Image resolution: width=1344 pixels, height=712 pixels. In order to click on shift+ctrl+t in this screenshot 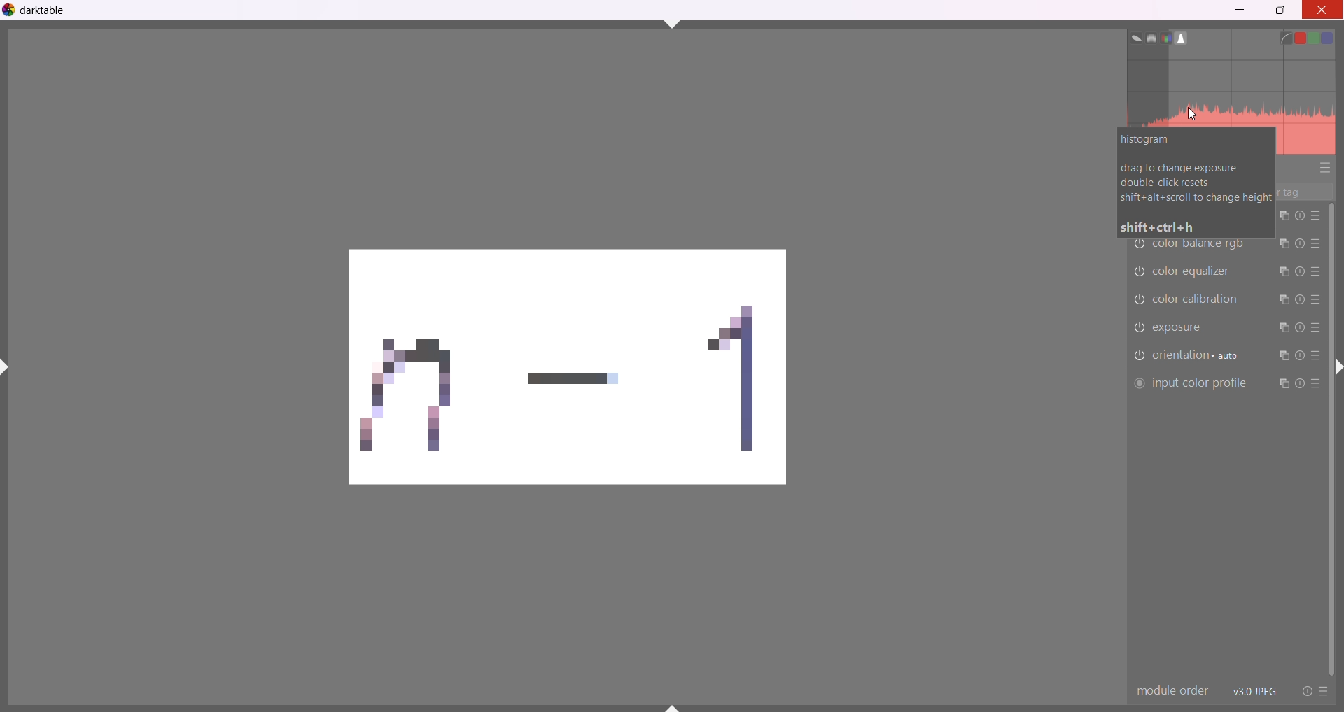, I will do `click(673, 23)`.